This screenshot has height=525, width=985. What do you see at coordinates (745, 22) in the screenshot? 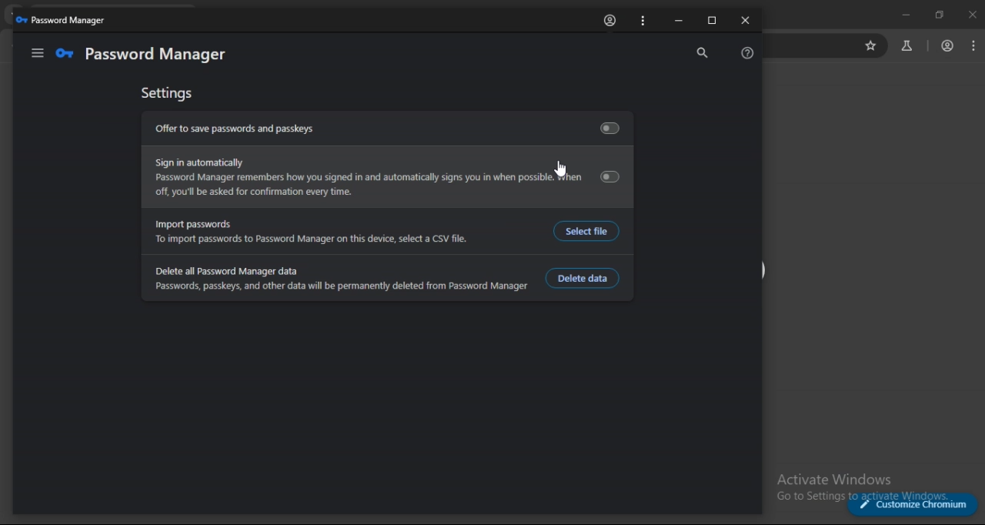
I see `close` at bounding box center [745, 22].